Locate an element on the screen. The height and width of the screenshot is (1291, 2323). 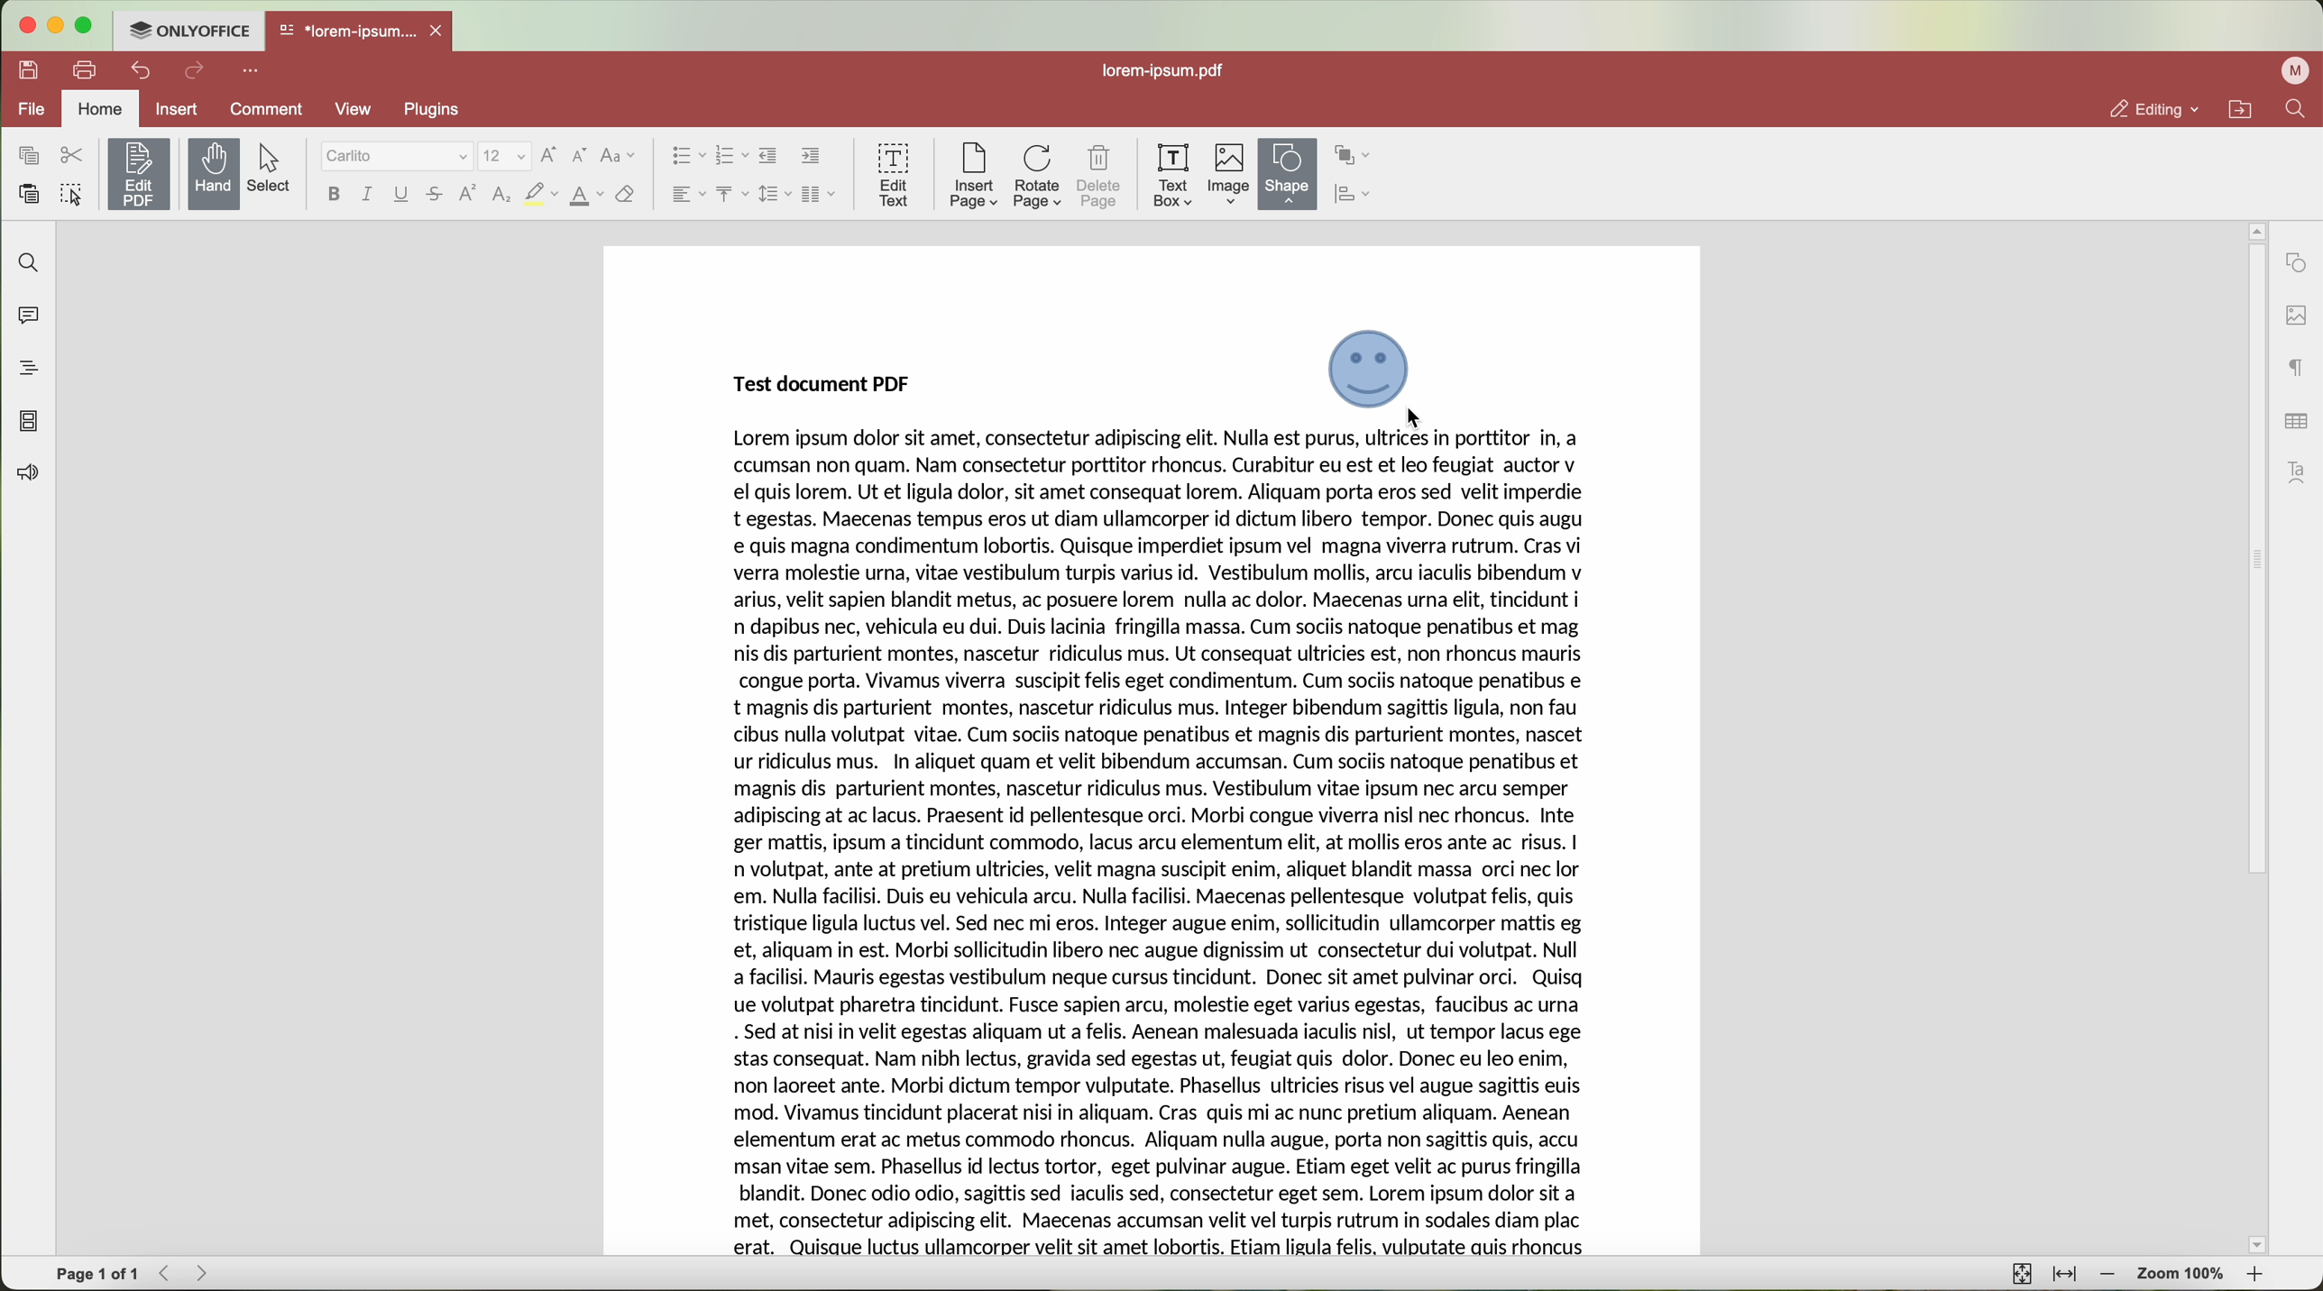
headings is located at coordinates (27, 369).